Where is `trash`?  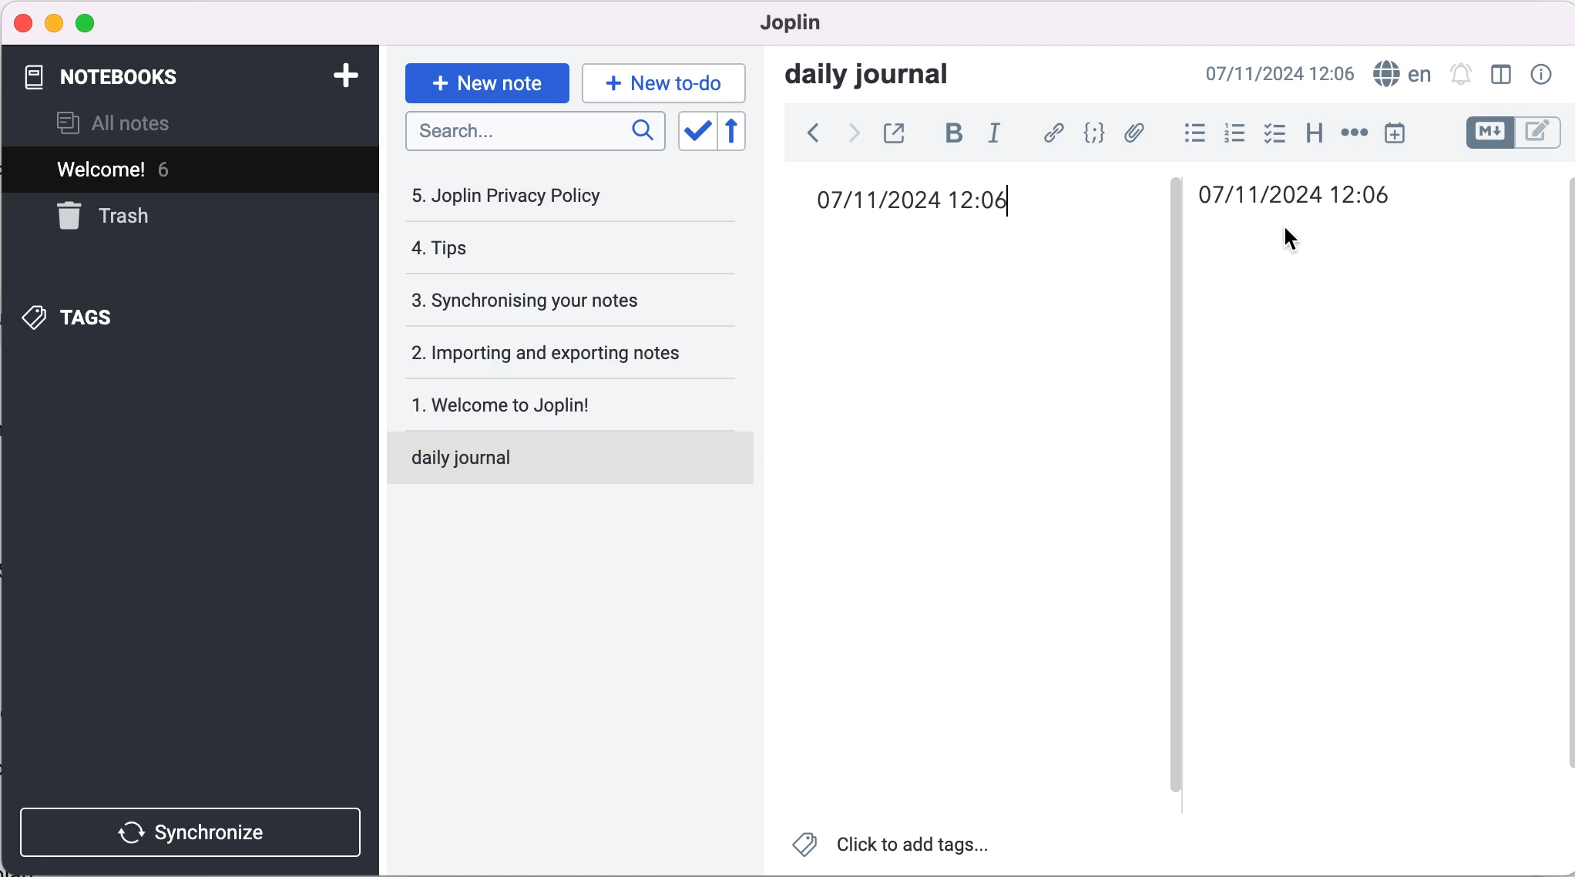
trash is located at coordinates (153, 218).